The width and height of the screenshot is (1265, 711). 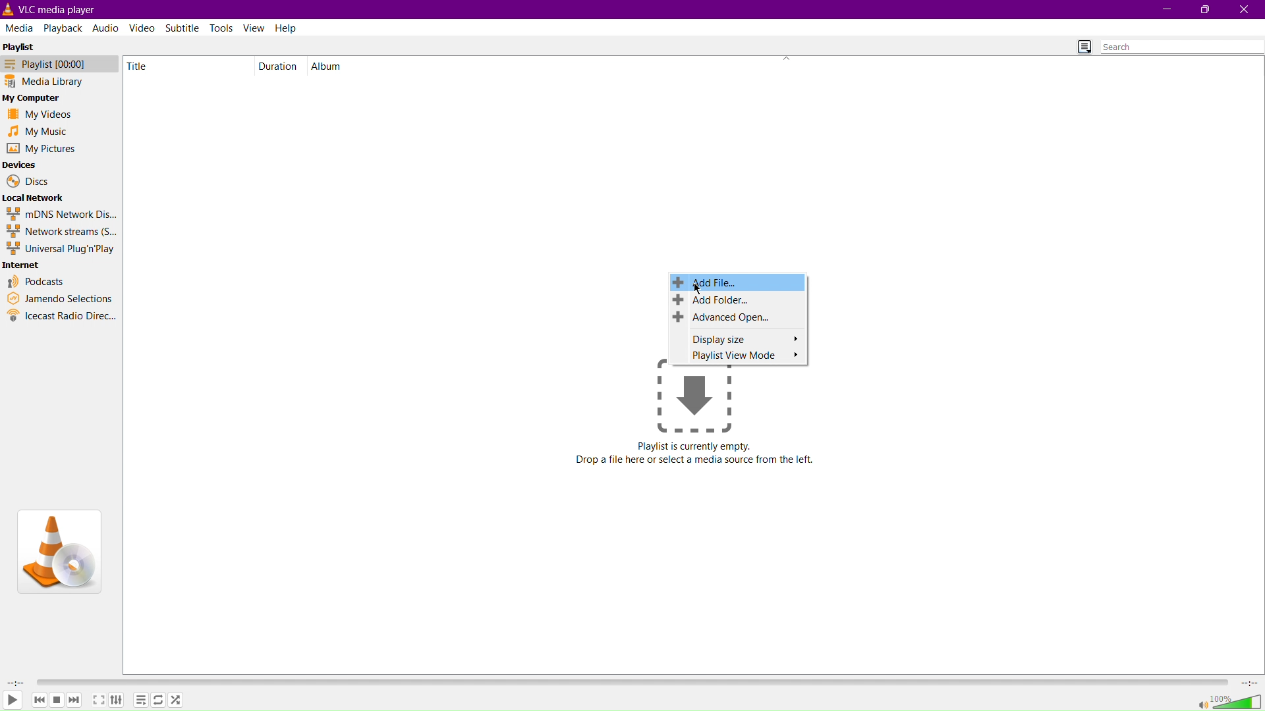 What do you see at coordinates (35, 197) in the screenshot?
I see `Local Network` at bounding box center [35, 197].